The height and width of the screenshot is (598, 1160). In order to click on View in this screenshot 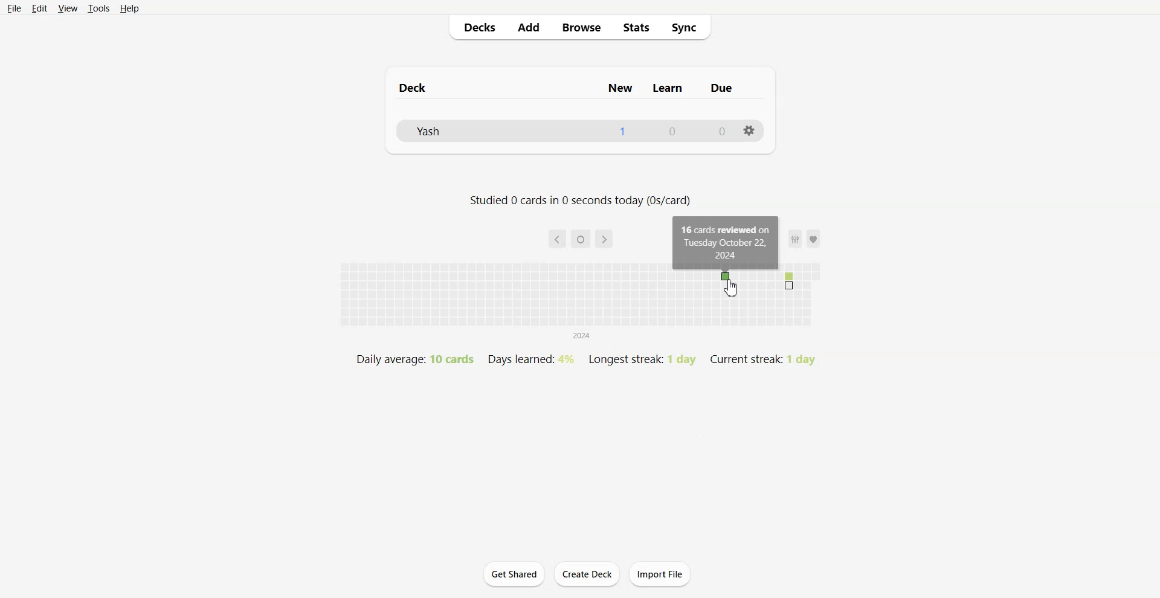, I will do `click(67, 8)`.